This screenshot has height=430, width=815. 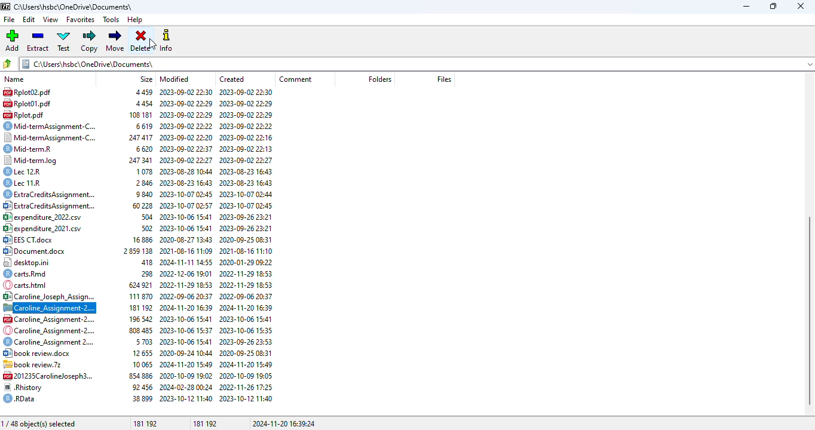 What do you see at coordinates (246, 330) in the screenshot?
I see `2023-10-06 15:35` at bounding box center [246, 330].